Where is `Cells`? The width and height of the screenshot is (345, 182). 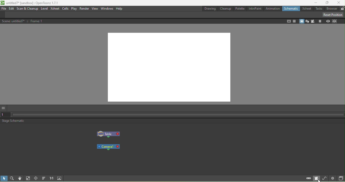 Cells is located at coordinates (65, 9).